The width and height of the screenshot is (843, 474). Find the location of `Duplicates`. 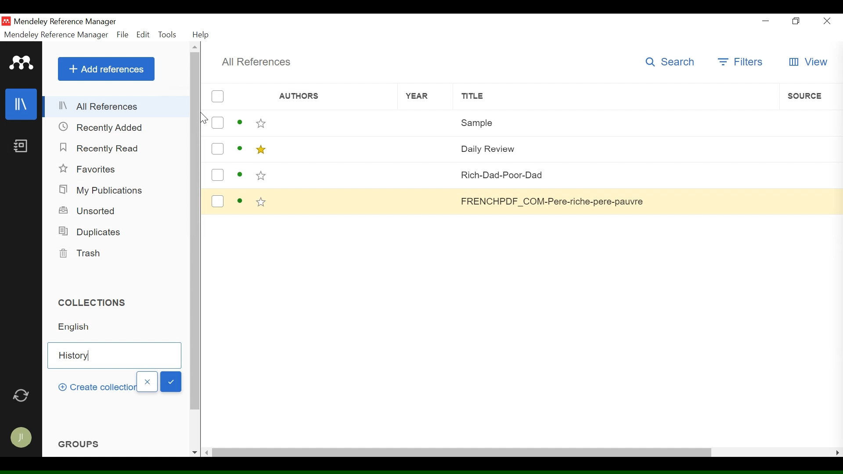

Duplicates is located at coordinates (89, 233).